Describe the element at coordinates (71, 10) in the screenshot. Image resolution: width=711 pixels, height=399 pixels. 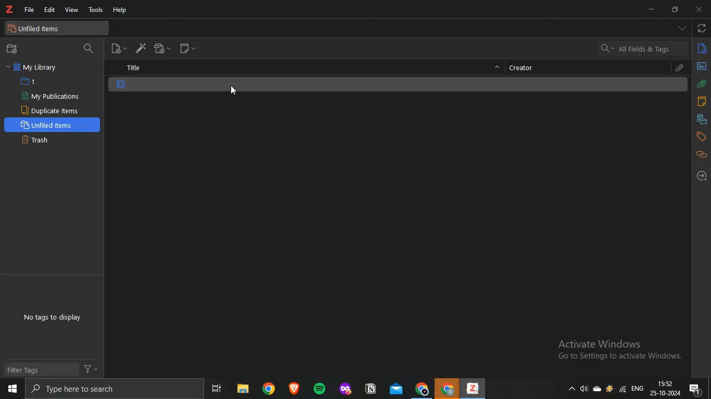
I see `view` at that location.